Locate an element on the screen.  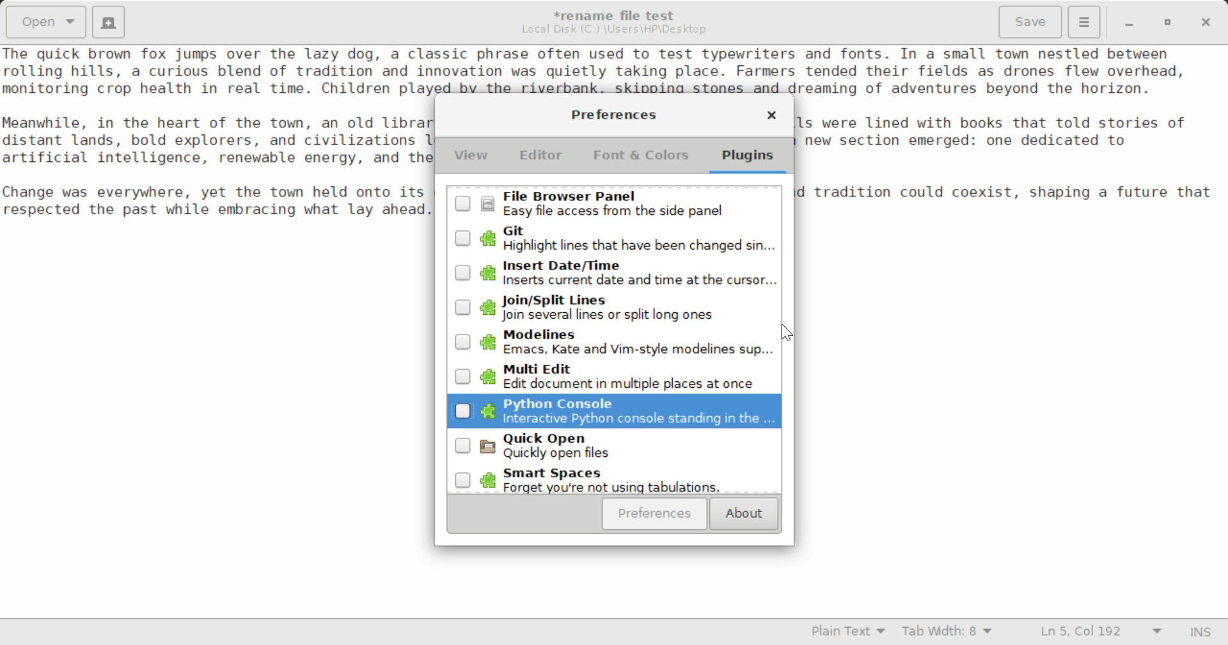
Unselected File Browser Panel  is located at coordinates (615, 203).